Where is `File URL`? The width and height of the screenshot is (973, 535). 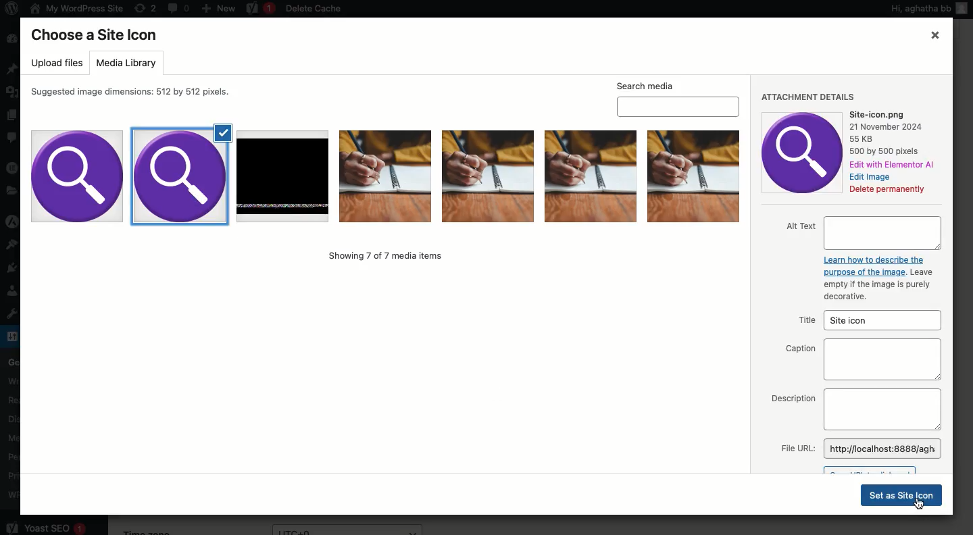
File URL is located at coordinates (796, 449).